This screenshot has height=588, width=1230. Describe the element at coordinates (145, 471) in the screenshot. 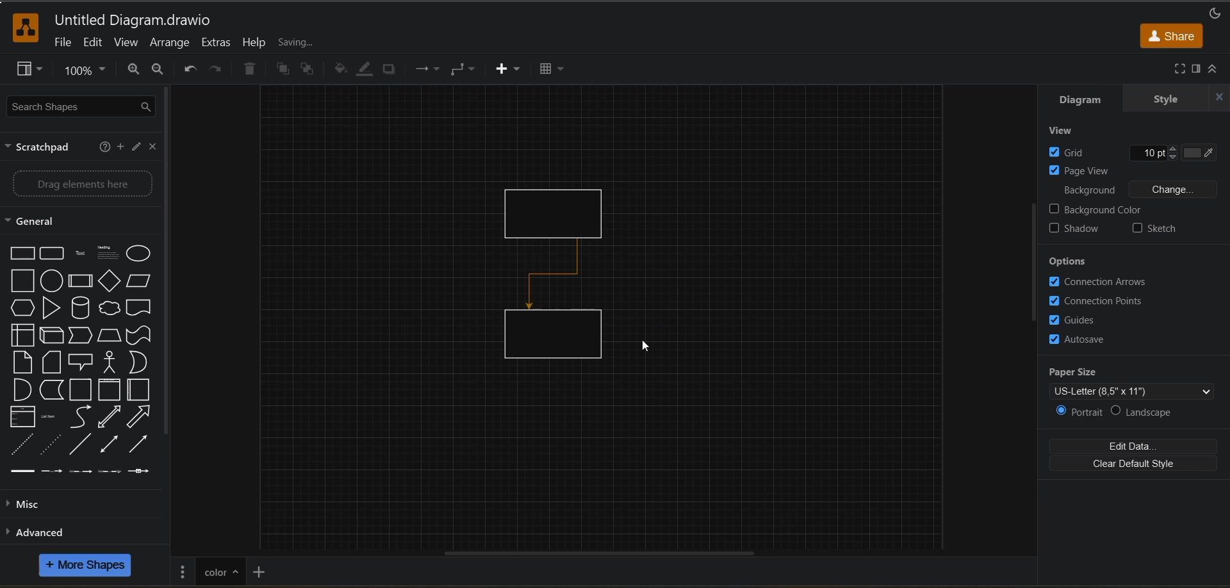

I see `Connector with symbol` at that location.